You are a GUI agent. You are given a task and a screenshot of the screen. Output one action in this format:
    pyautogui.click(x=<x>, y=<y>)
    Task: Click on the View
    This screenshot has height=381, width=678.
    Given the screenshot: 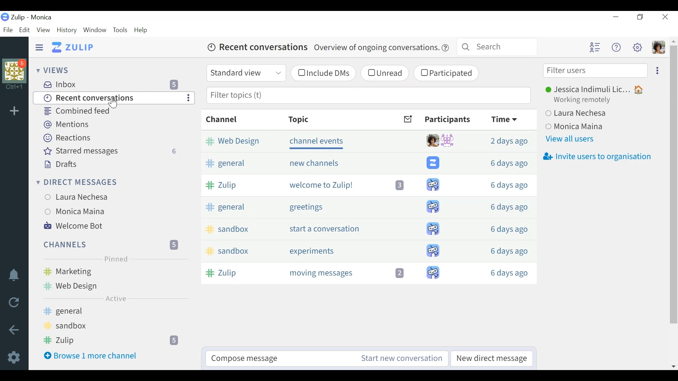 What is the action you would take?
    pyautogui.click(x=43, y=30)
    